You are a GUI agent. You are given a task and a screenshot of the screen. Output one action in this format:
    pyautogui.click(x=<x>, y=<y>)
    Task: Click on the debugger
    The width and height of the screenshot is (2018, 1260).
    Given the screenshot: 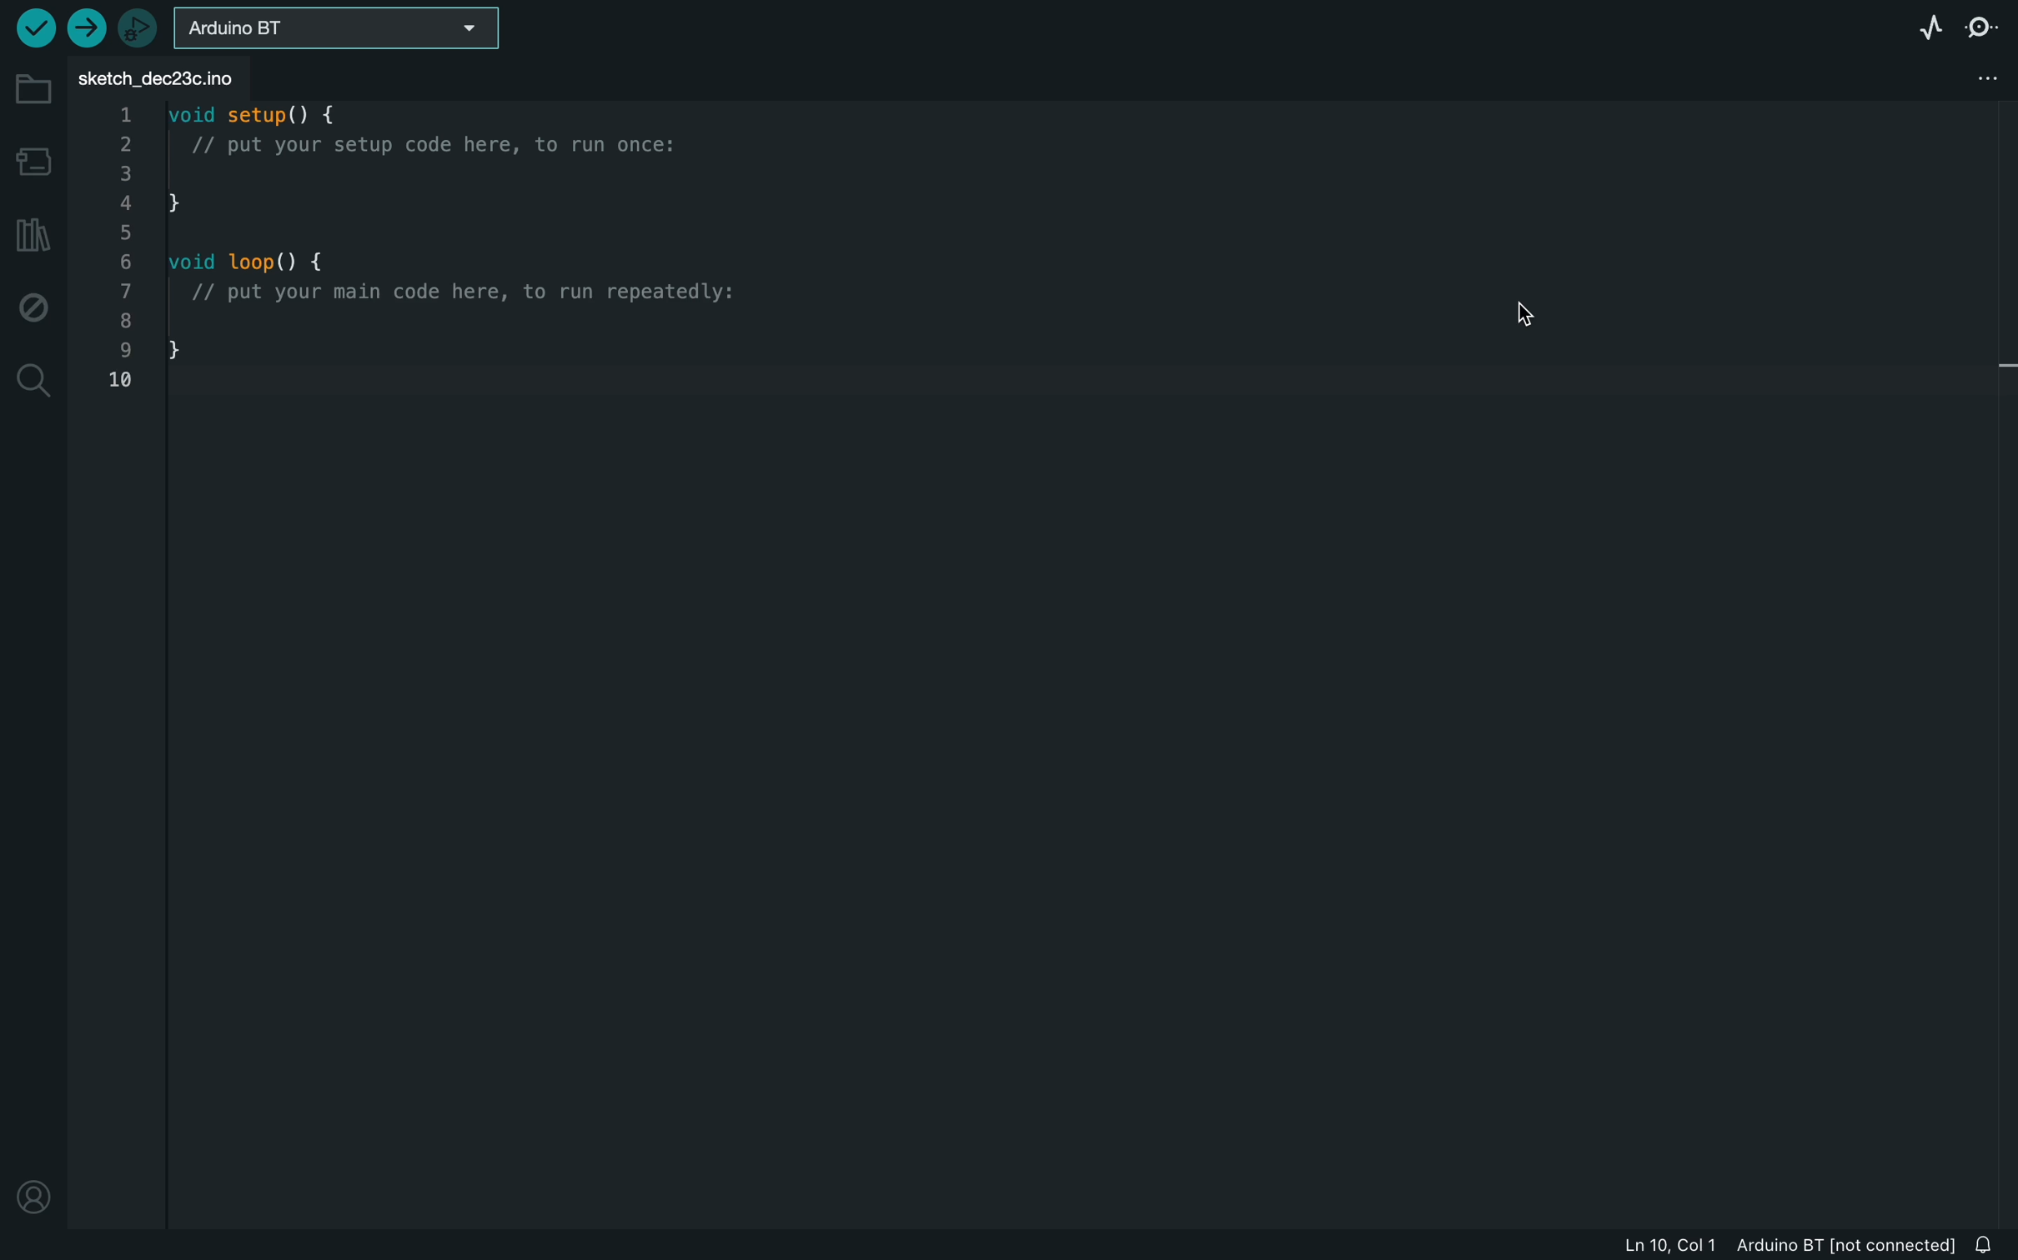 What is the action you would take?
    pyautogui.click(x=135, y=27)
    